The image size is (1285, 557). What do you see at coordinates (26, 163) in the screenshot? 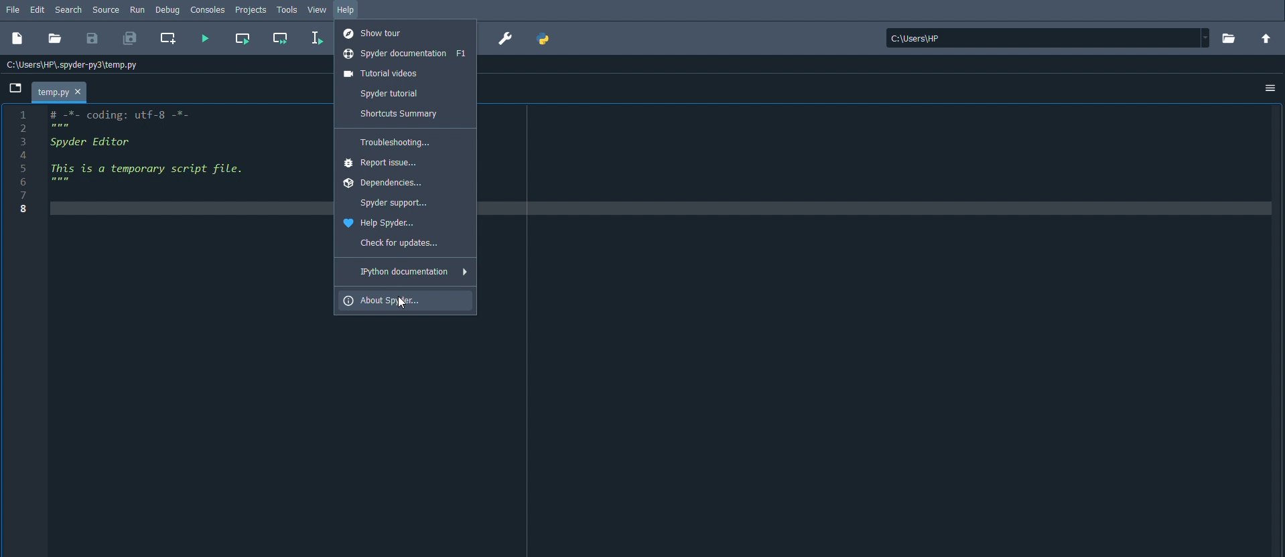
I see `line numbers` at bounding box center [26, 163].